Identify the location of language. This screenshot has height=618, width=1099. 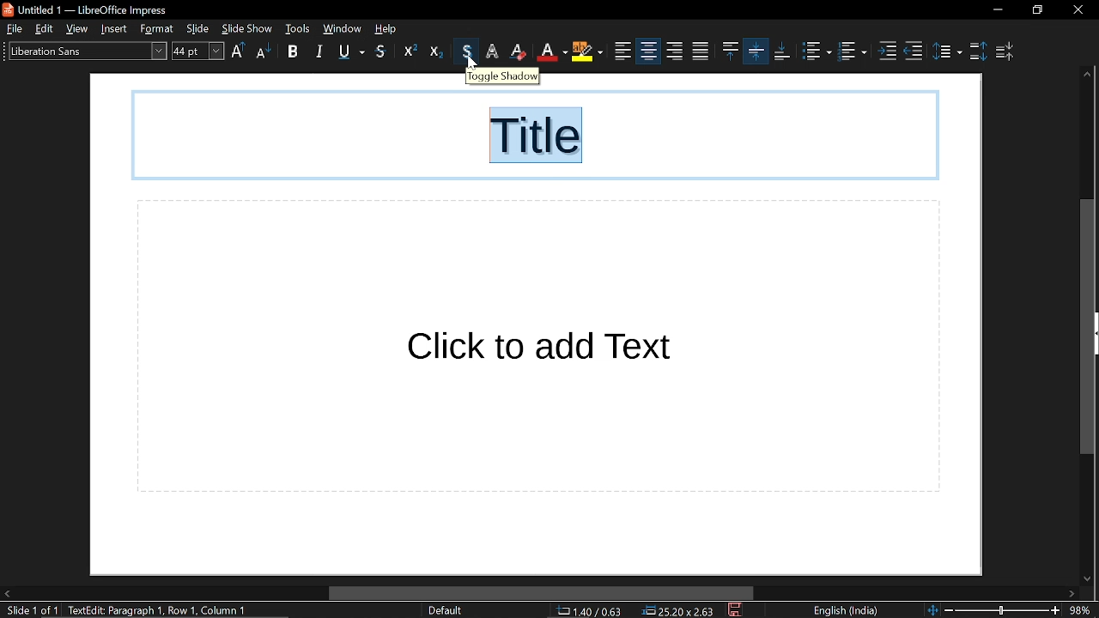
(844, 611).